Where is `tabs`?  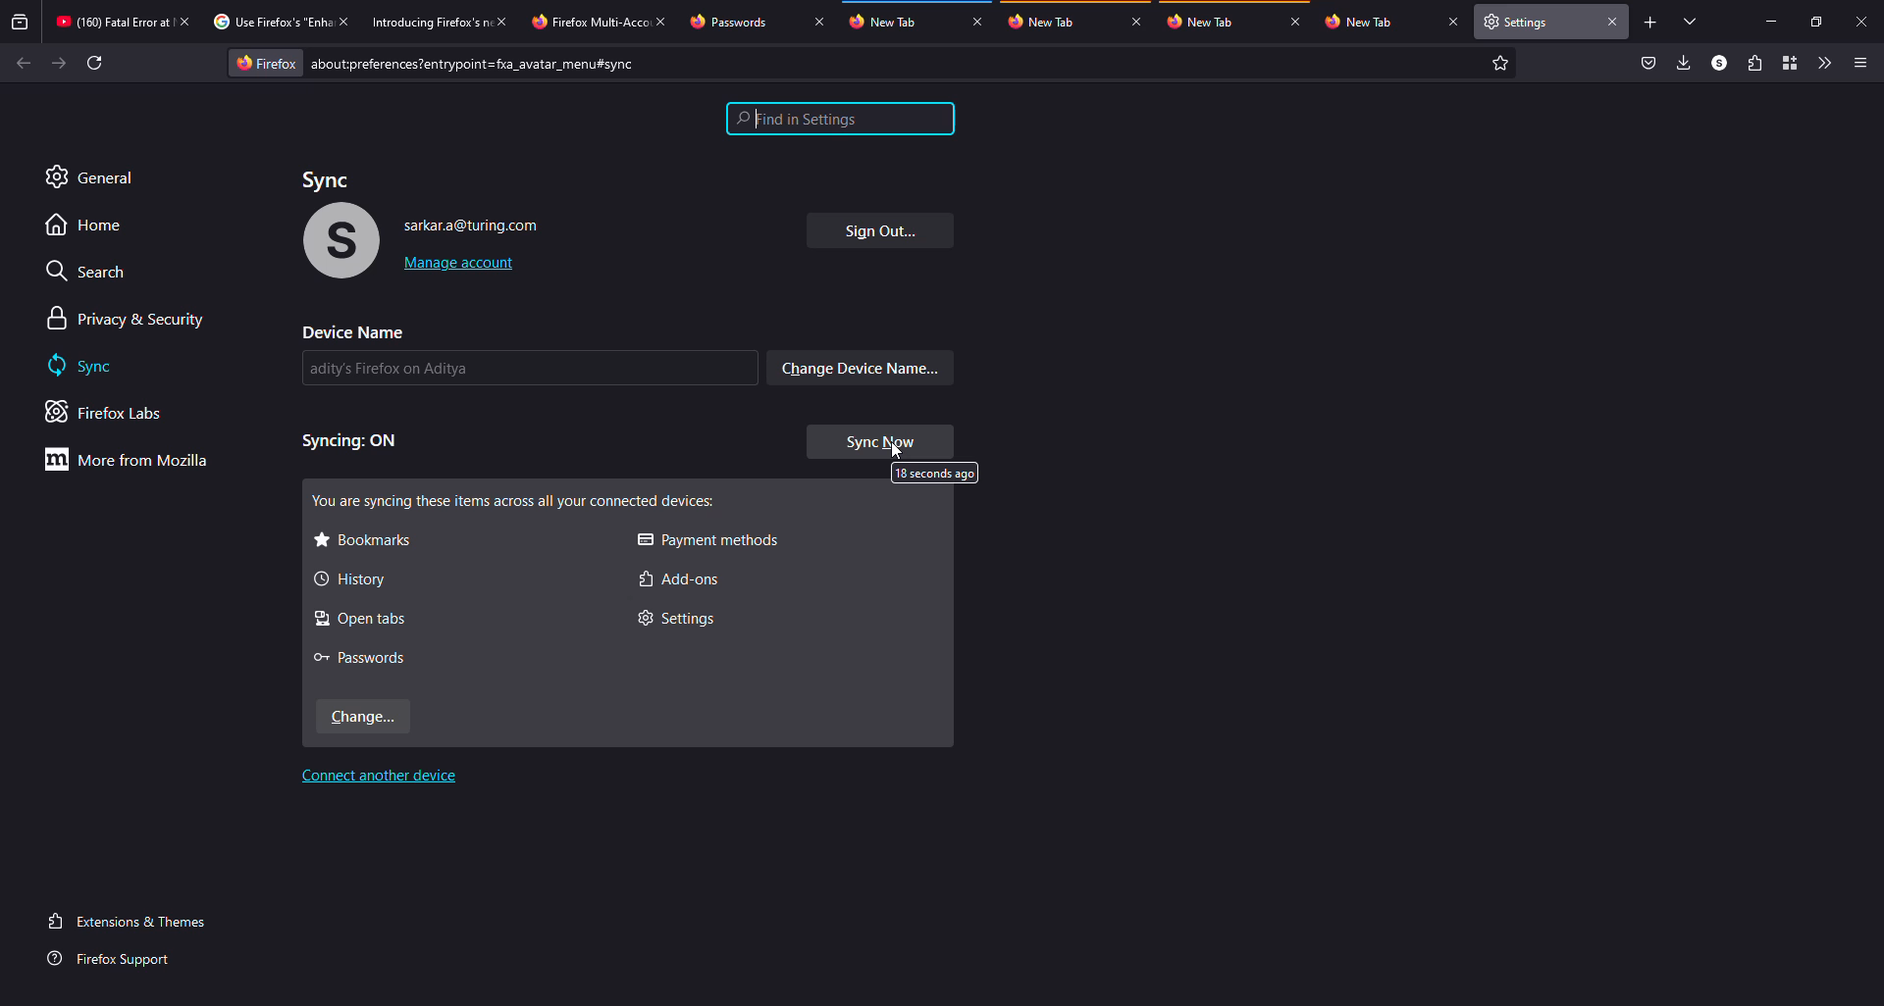
tabs is located at coordinates (1689, 21).